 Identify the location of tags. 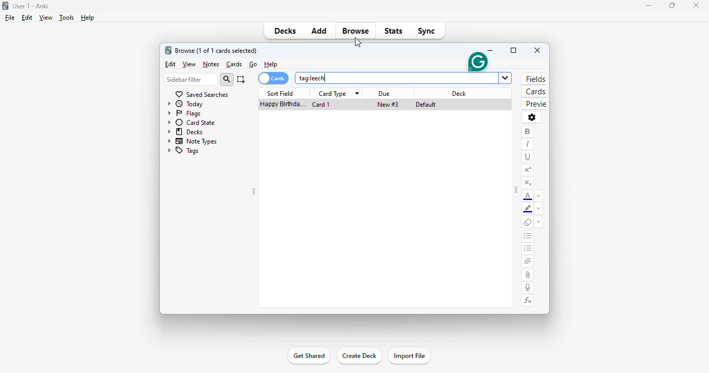
(184, 151).